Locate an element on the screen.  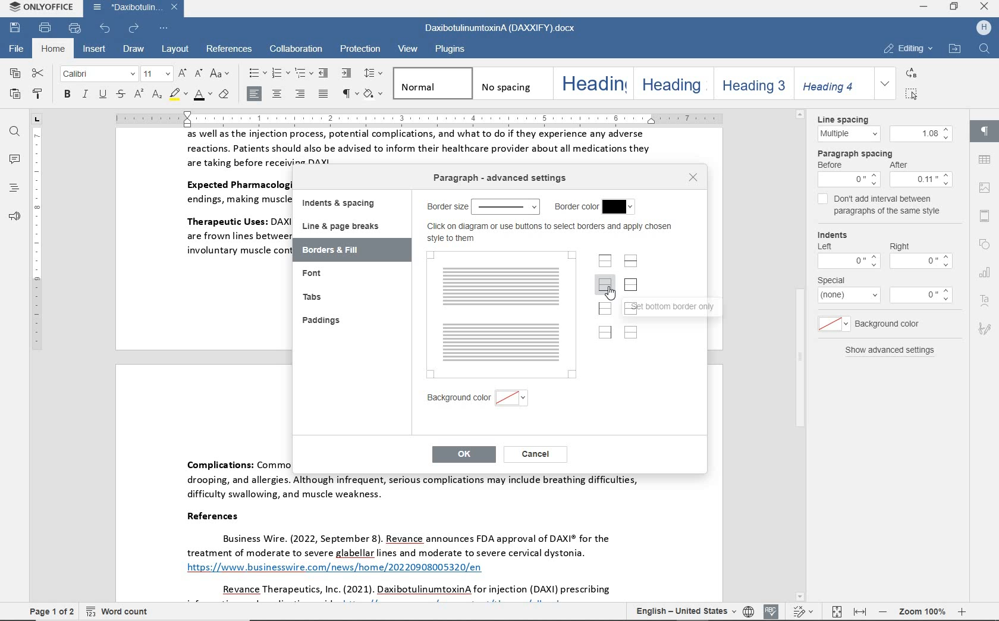
plugins is located at coordinates (452, 49).